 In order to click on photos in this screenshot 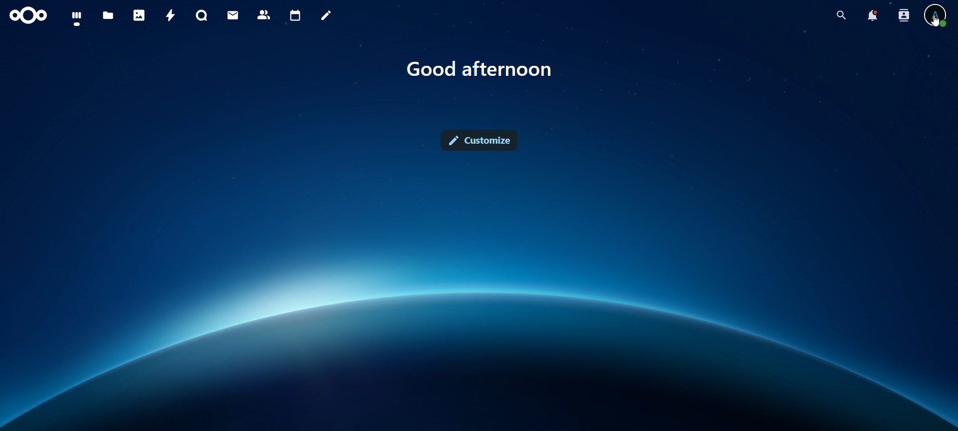, I will do `click(139, 15)`.